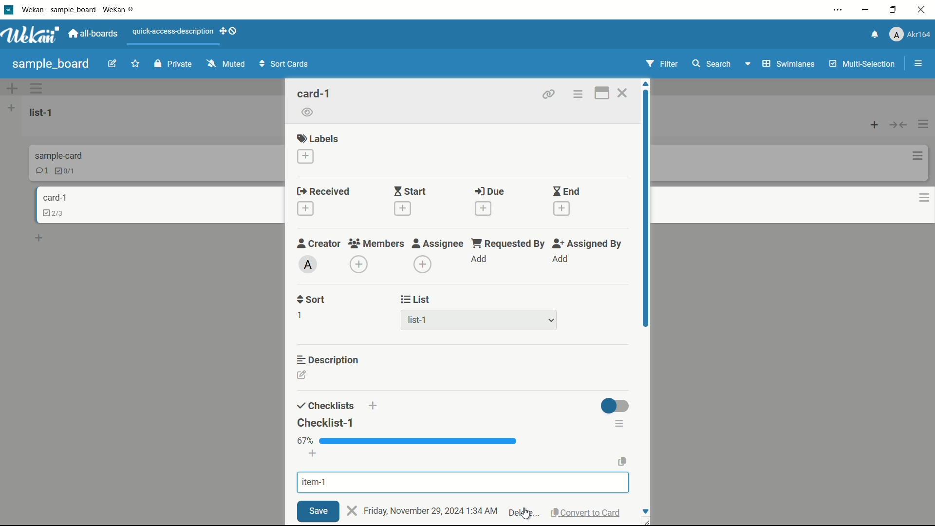 This screenshot has width=935, height=526. What do you see at coordinates (172, 63) in the screenshot?
I see `private` at bounding box center [172, 63].